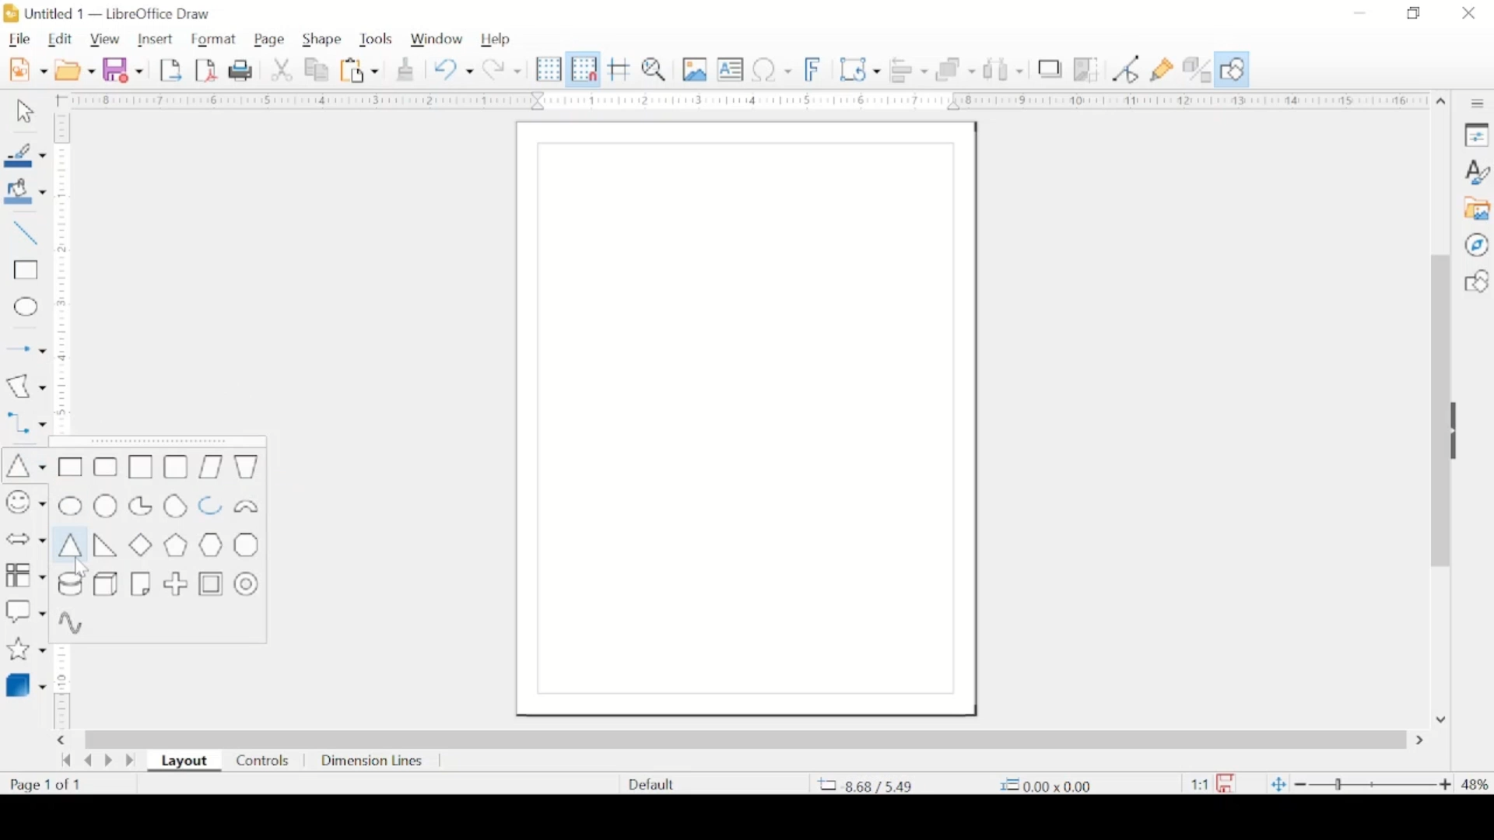 This screenshot has width=1494, height=840. What do you see at coordinates (1478, 209) in the screenshot?
I see `gallery` at bounding box center [1478, 209].